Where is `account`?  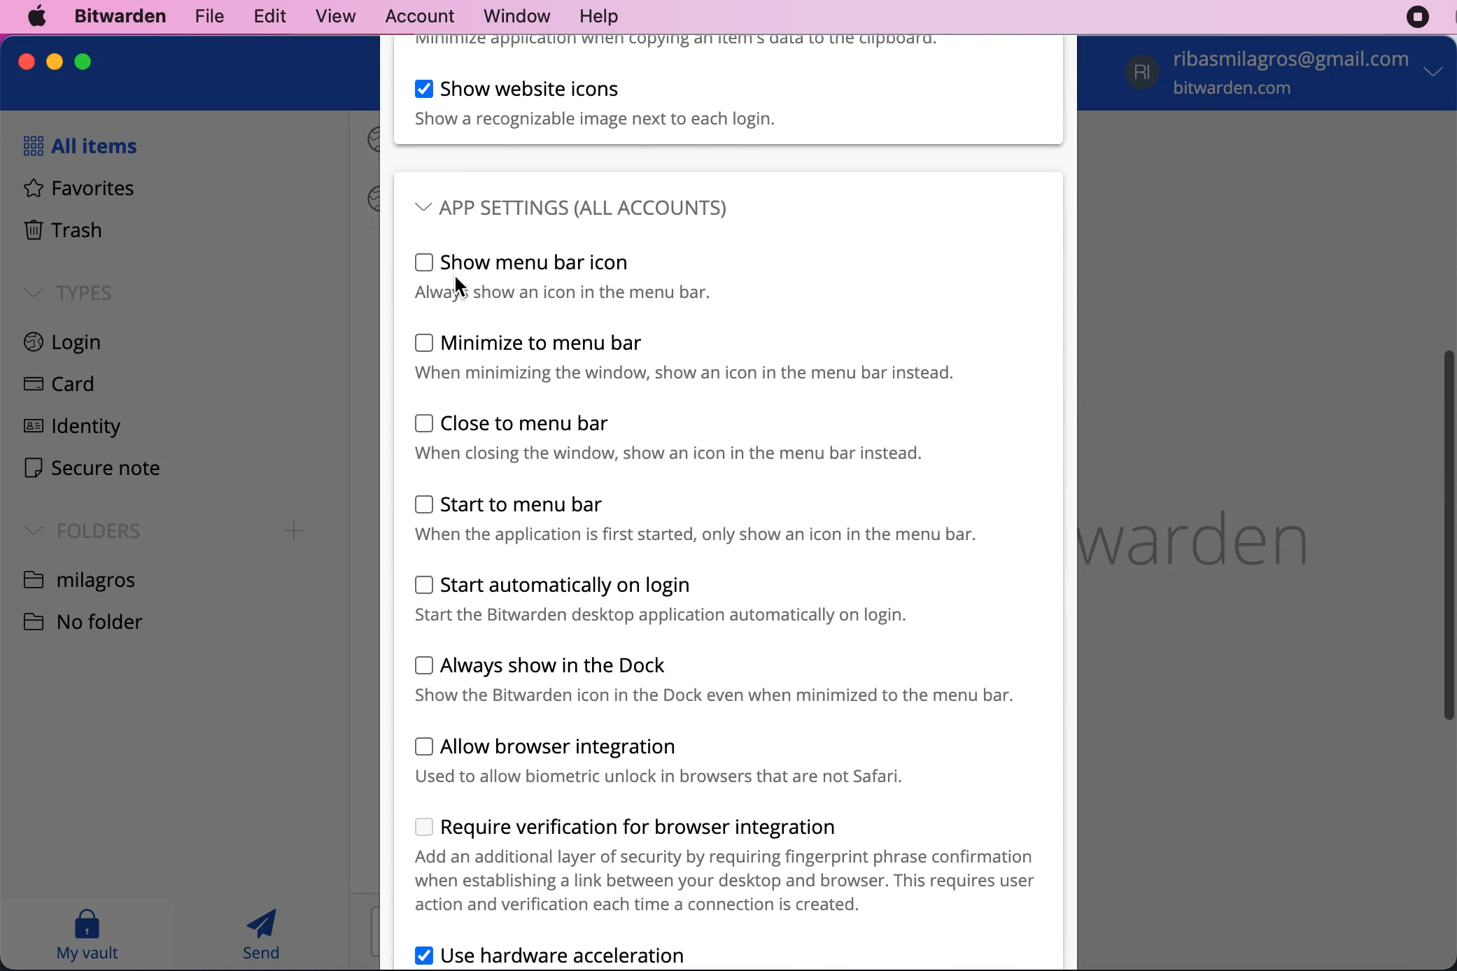 account is located at coordinates (414, 15).